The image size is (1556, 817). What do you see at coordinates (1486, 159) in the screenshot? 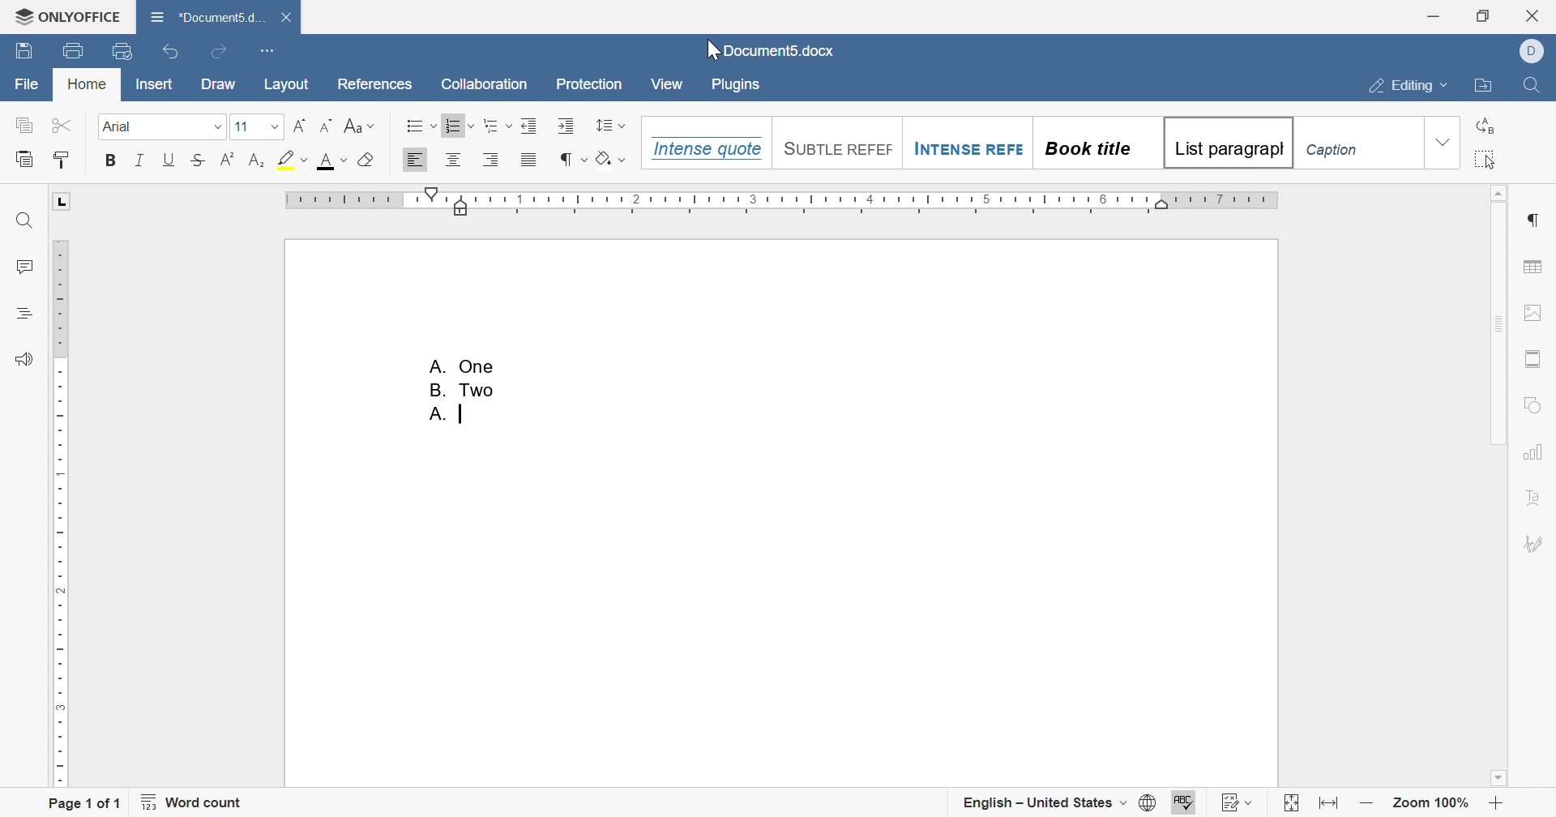
I see `select all` at bounding box center [1486, 159].